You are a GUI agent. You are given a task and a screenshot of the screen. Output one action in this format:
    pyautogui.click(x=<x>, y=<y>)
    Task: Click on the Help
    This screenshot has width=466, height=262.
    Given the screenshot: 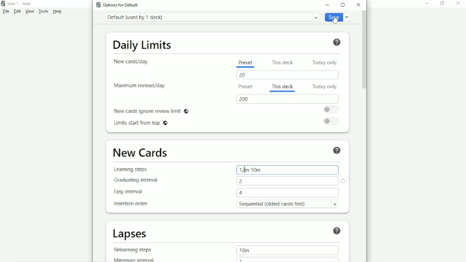 What is the action you would take?
    pyautogui.click(x=336, y=42)
    